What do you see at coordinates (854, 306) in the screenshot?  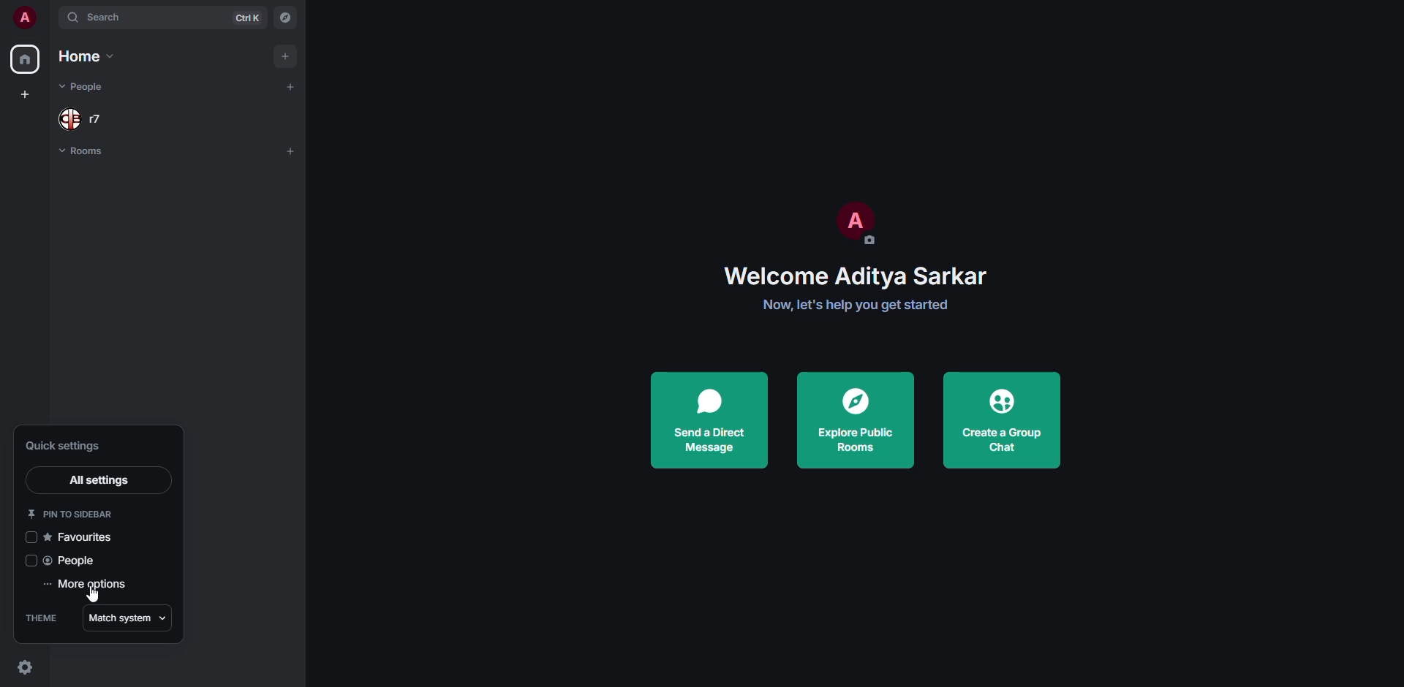 I see `Now, let's help you get started` at bounding box center [854, 306].